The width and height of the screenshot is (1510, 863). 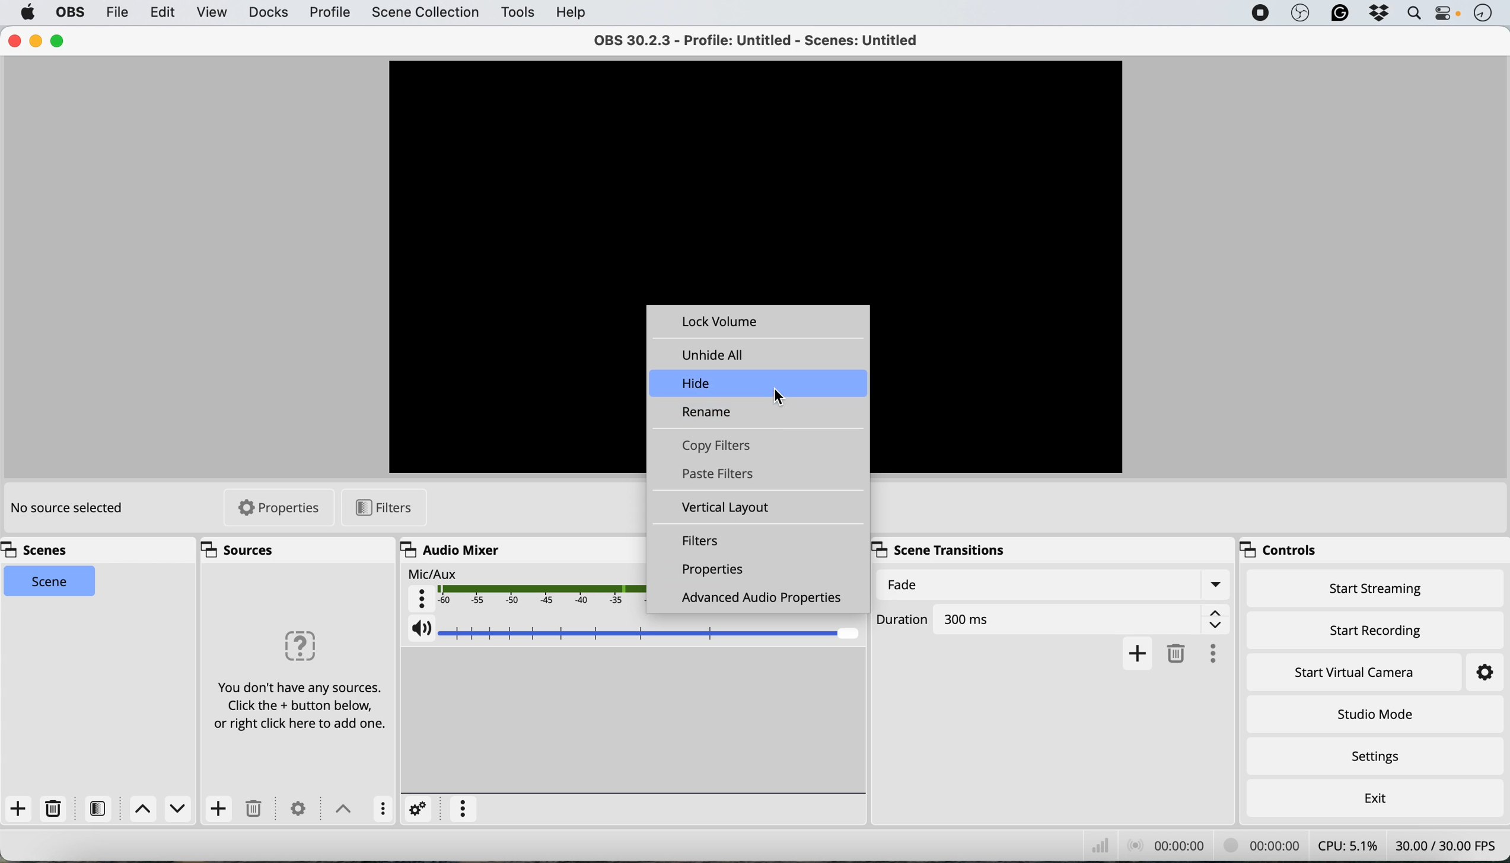 What do you see at coordinates (634, 633) in the screenshot?
I see `mic aux audio volume` at bounding box center [634, 633].